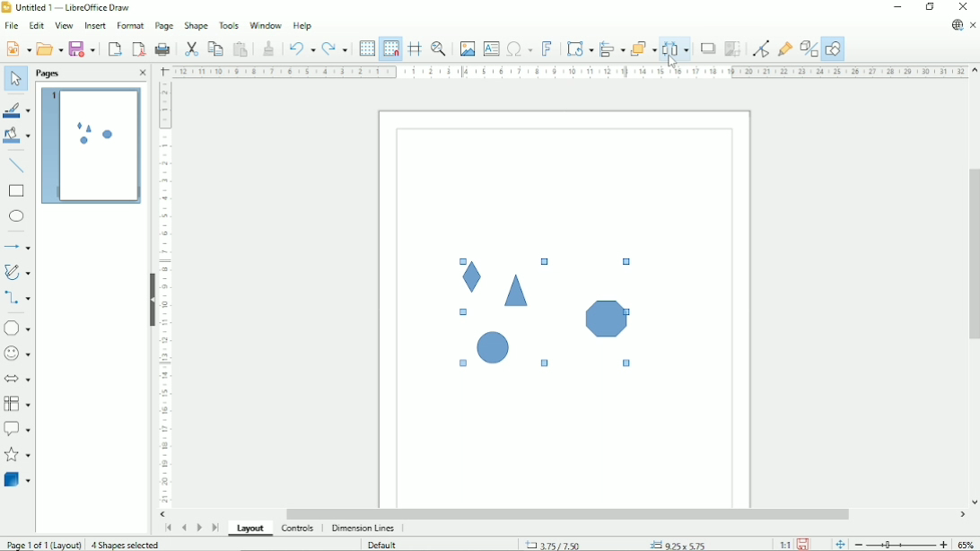 This screenshot has width=980, height=551. I want to click on Distribute, so click(675, 48).